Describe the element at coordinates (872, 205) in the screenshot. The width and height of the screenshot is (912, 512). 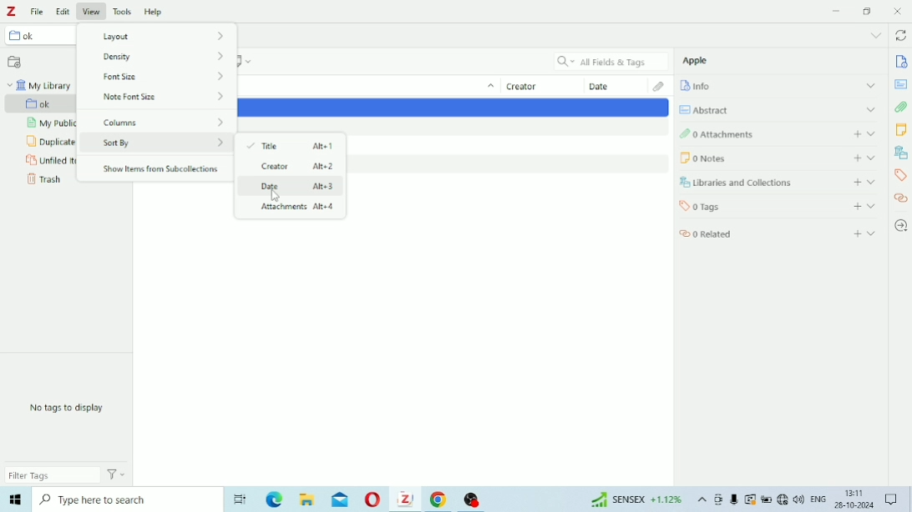
I see `expand` at that location.